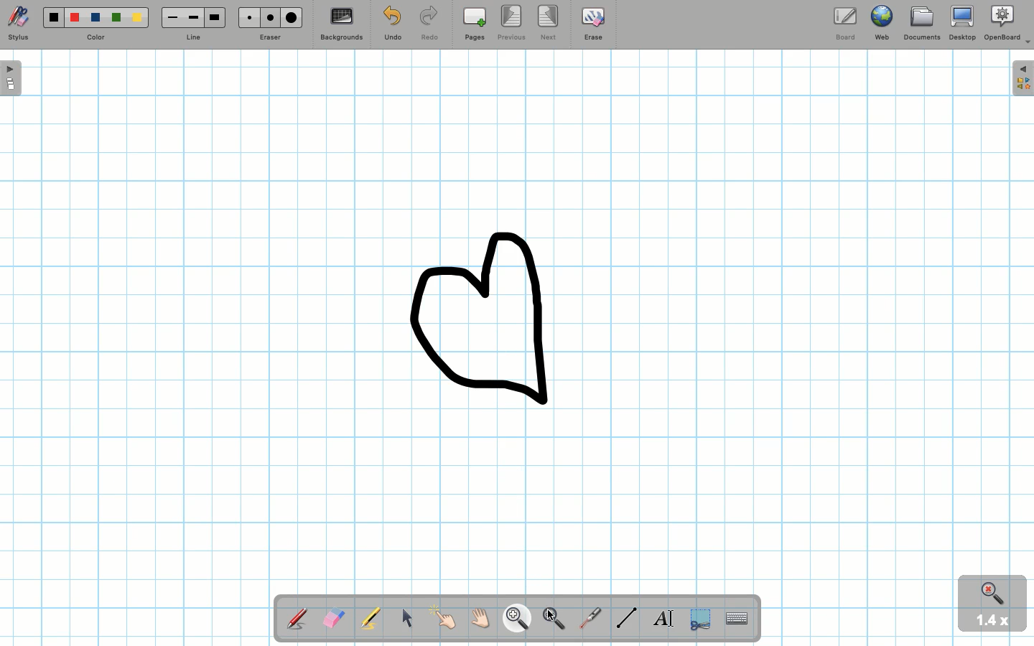  Describe the element at coordinates (848, 22) in the screenshot. I see `Board` at that location.